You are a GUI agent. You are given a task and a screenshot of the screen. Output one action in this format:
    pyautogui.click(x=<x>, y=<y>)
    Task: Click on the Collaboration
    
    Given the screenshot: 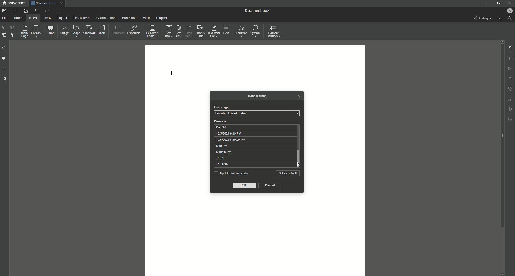 What is the action you would take?
    pyautogui.click(x=105, y=17)
    